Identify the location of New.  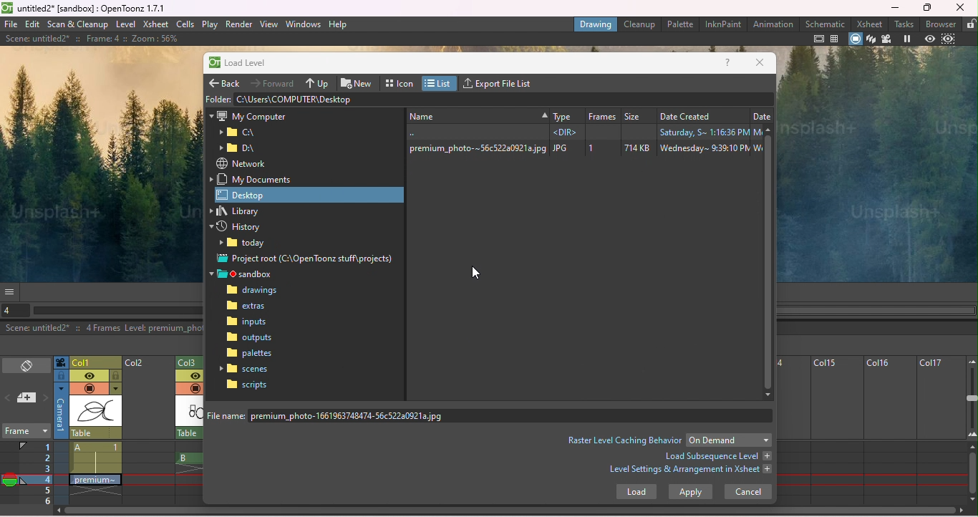
(476, 115).